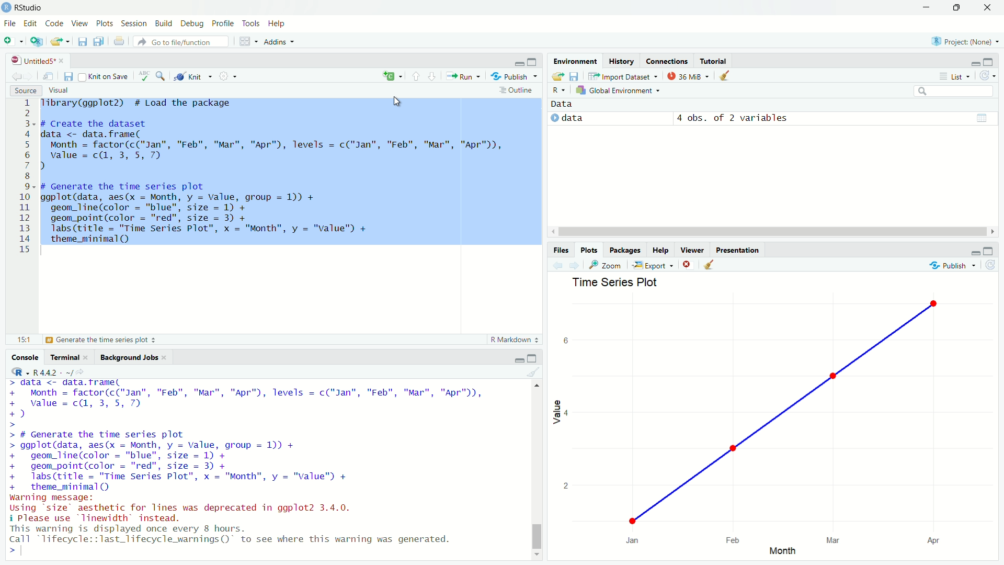 This screenshot has height=565, width=1004. What do you see at coordinates (25, 550) in the screenshot?
I see `typing cursor` at bounding box center [25, 550].